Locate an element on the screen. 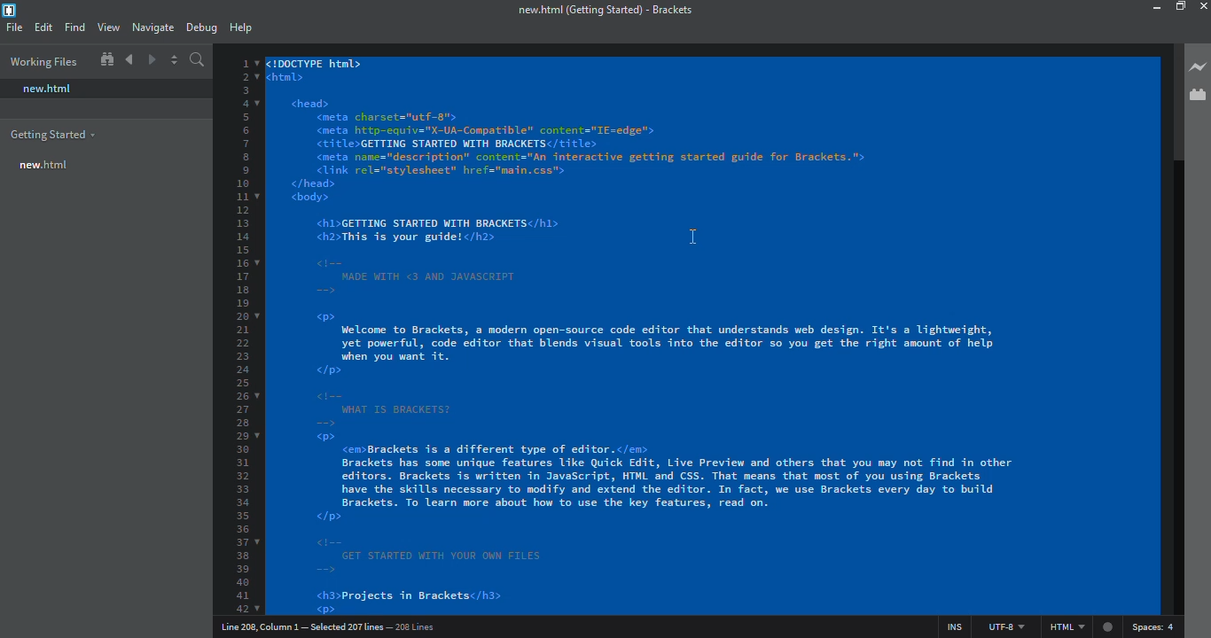 This screenshot has height=638, width=1211. find is located at coordinates (77, 27).